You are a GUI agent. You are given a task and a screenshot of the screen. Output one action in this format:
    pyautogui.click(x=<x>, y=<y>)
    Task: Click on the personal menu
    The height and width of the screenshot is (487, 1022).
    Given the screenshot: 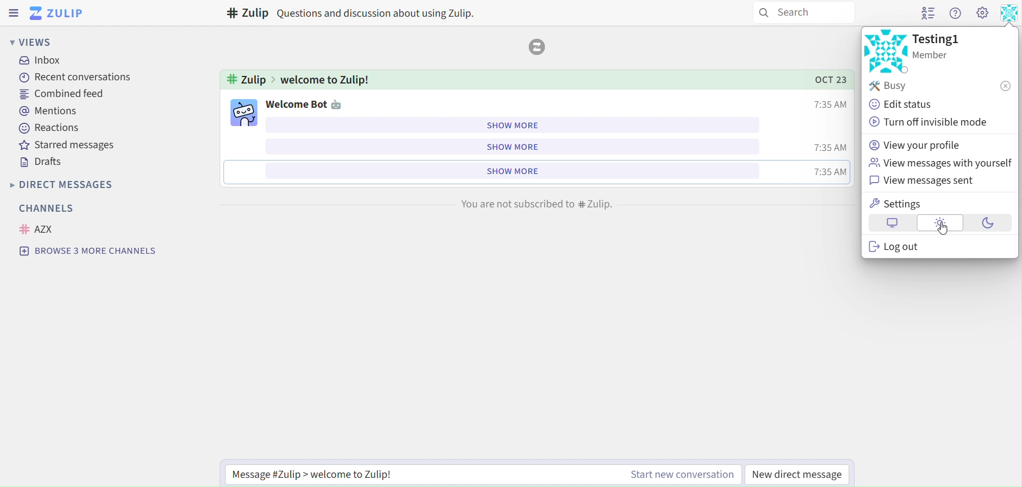 What is the action you would take?
    pyautogui.click(x=1011, y=13)
    